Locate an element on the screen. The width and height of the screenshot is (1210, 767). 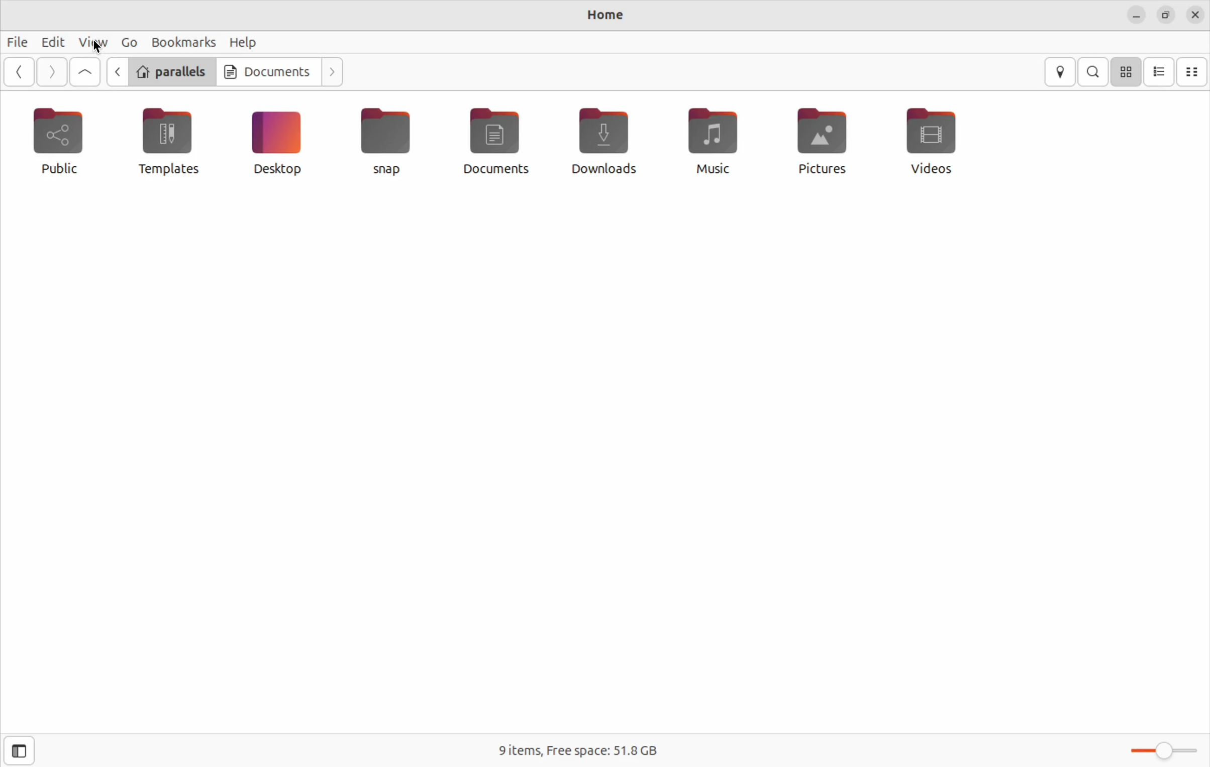
public  is located at coordinates (60, 141).